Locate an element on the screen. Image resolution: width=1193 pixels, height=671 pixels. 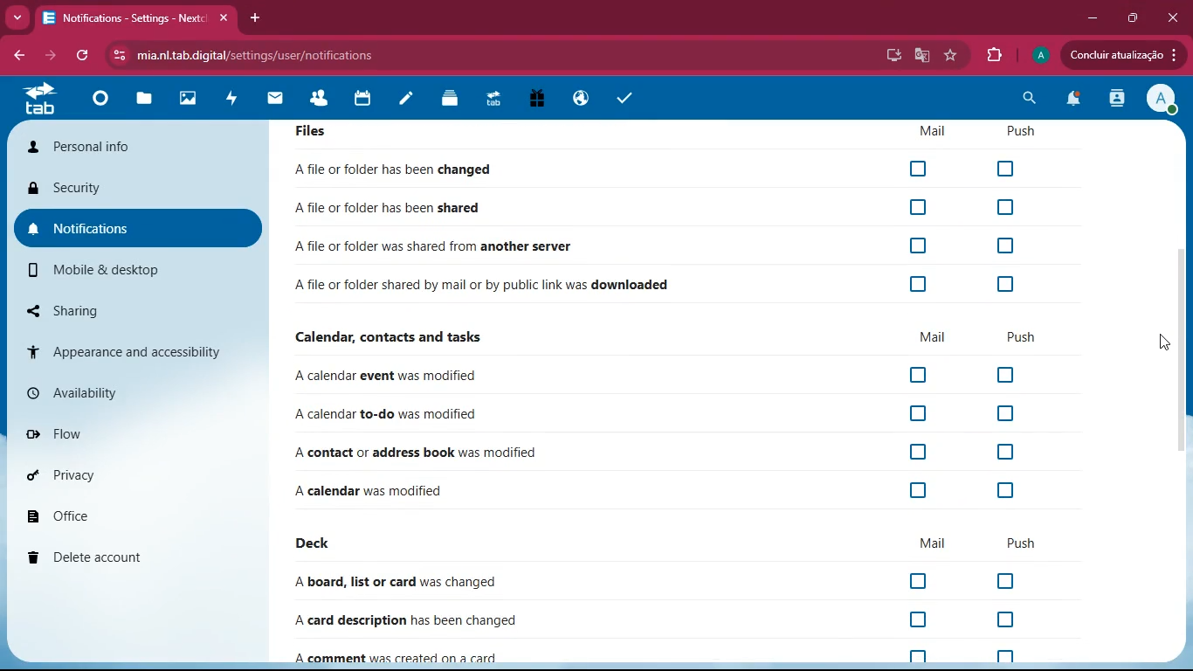
security is located at coordinates (130, 186).